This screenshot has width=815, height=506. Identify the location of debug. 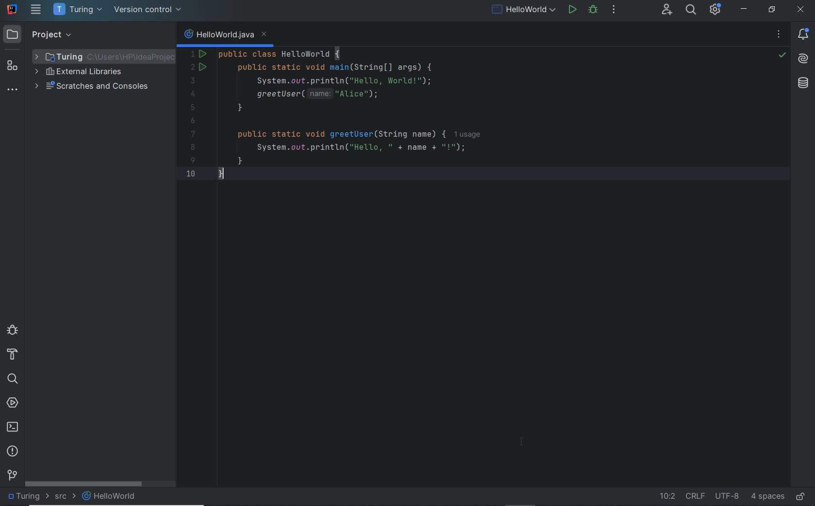
(12, 329).